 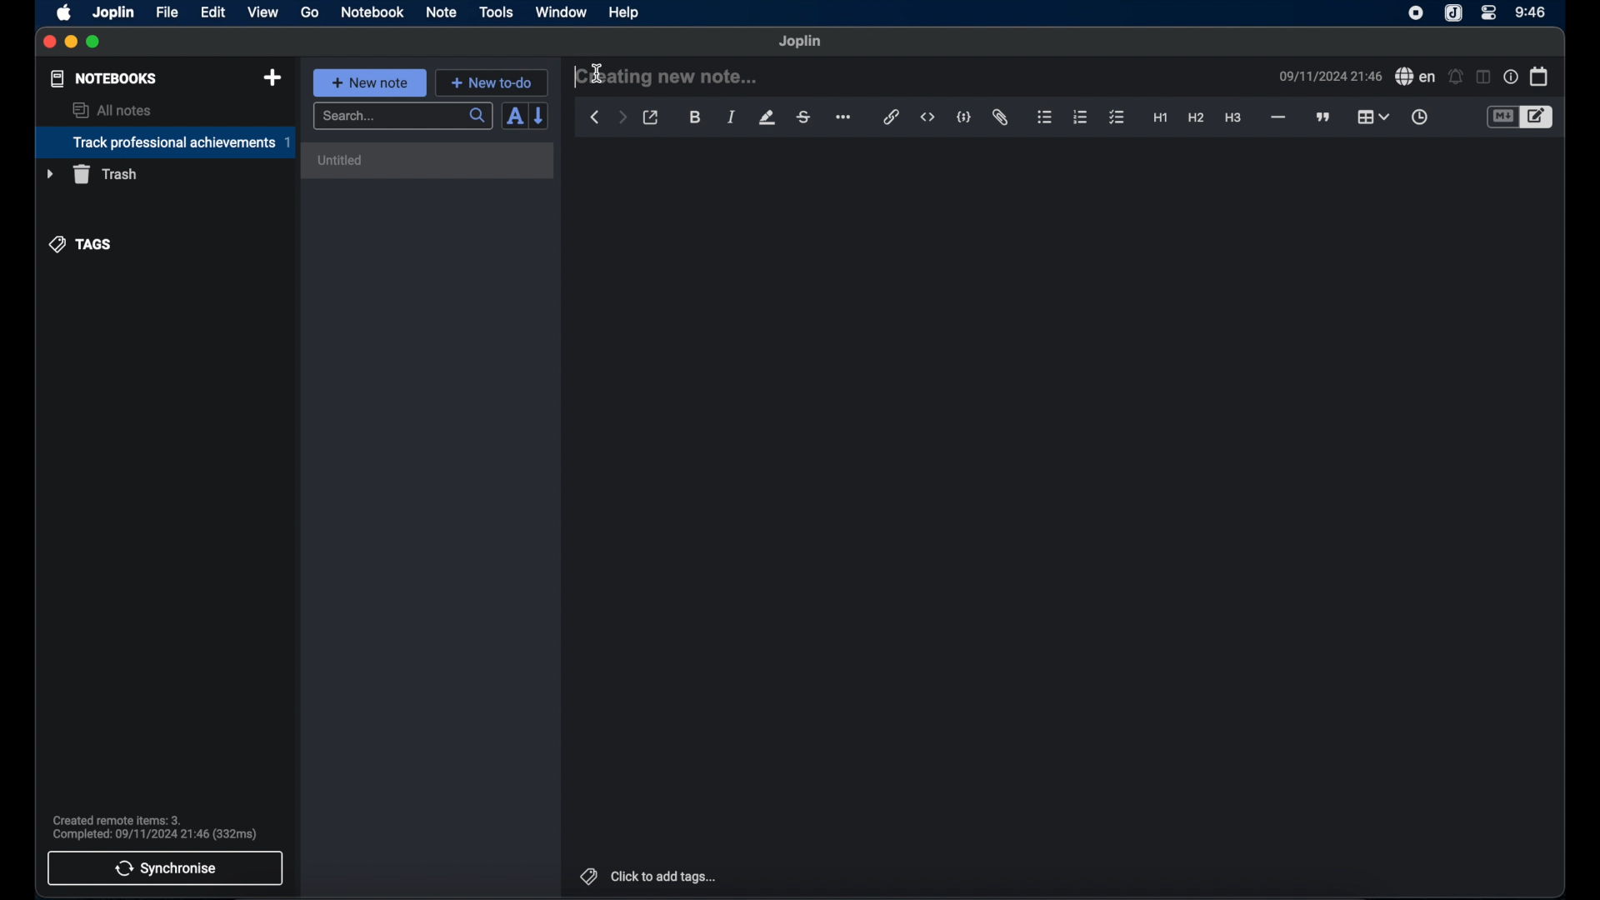 What do you see at coordinates (1416, 14) in the screenshot?
I see `joplin icon` at bounding box center [1416, 14].